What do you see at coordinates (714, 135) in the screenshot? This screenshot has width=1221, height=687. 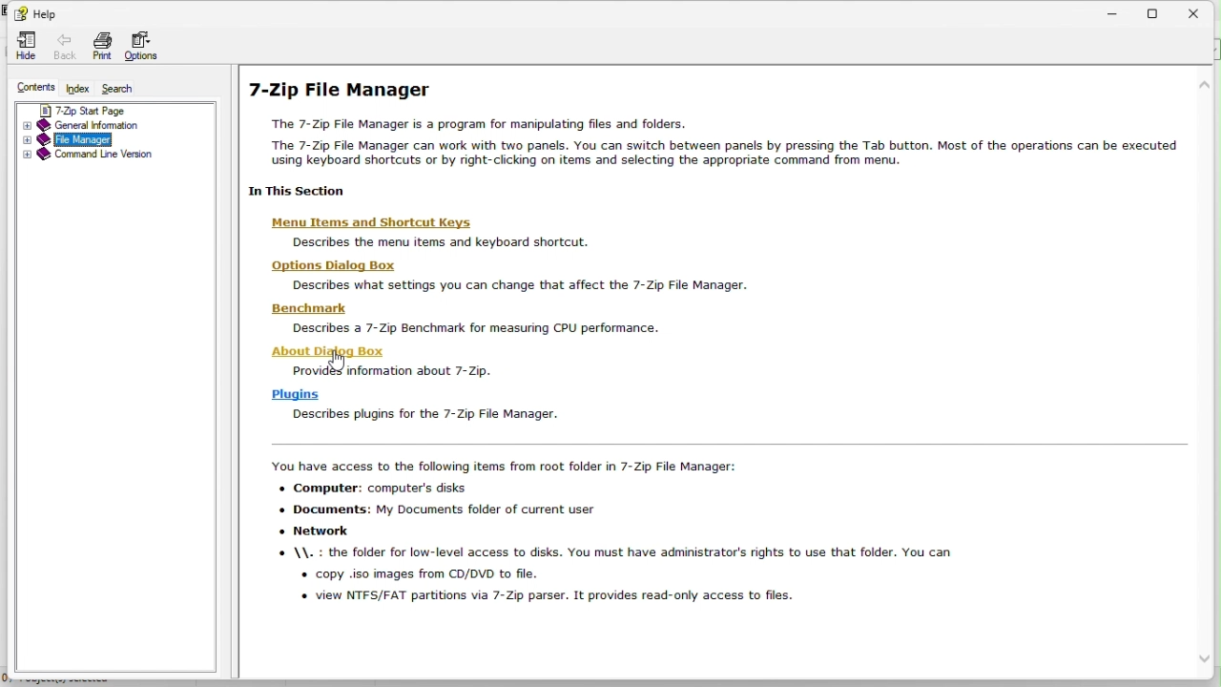 I see `7-Zip File Manager
The 7-Zip File Manager is a program for manipulating files and folders.
The 7-Zip File Manager can work with two panels. You can switch between panels by pressing the Tab button. Most of the operations can be executed
using keyboard shortcuts or by right-clicking on items and selecting the appropriate command from menu.

In This Section` at bounding box center [714, 135].